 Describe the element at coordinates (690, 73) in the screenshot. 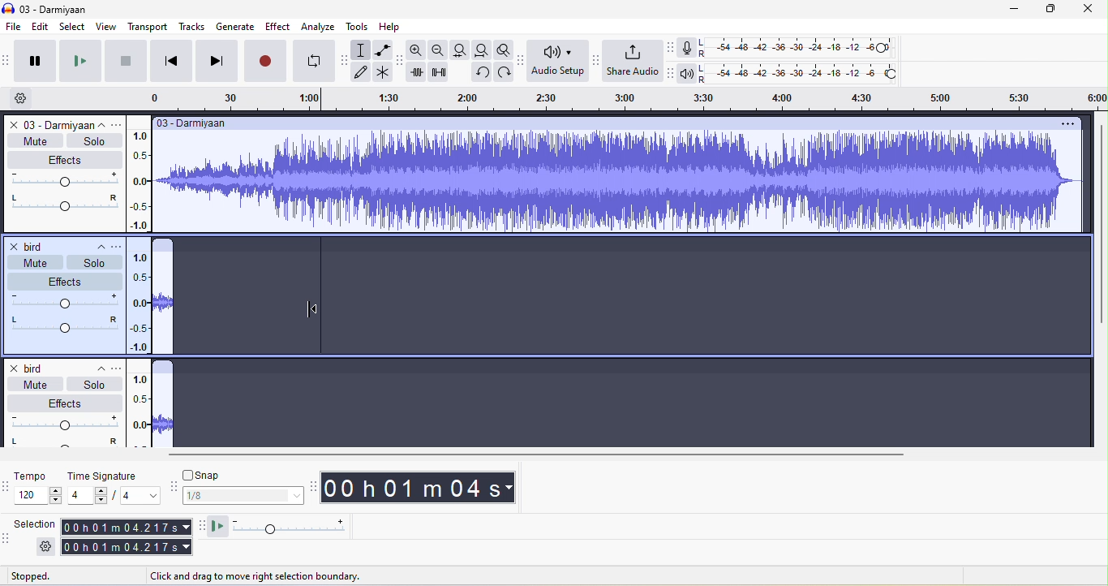

I see `playback meter` at that location.